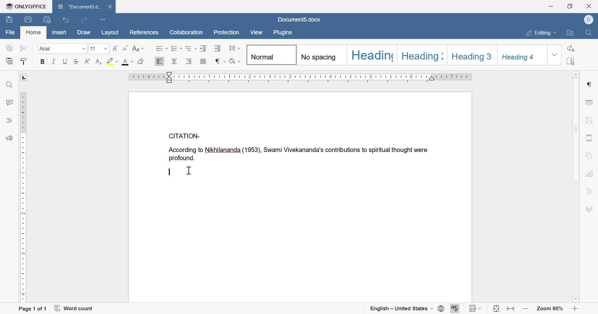 Image resolution: width=598 pixels, height=314 pixels. I want to click on Heading 4, so click(522, 56).